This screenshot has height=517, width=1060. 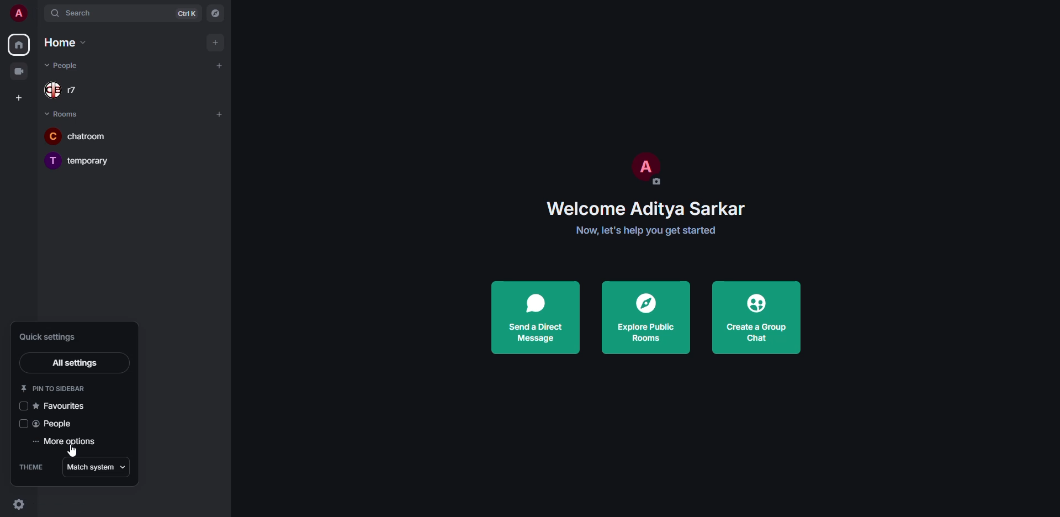 What do you see at coordinates (70, 65) in the screenshot?
I see `people` at bounding box center [70, 65].